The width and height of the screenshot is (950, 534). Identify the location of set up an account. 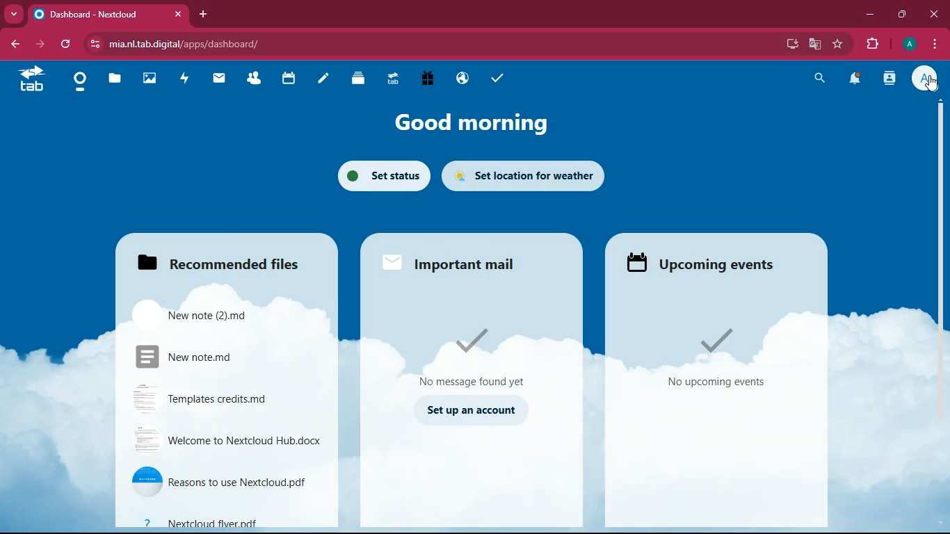
(470, 410).